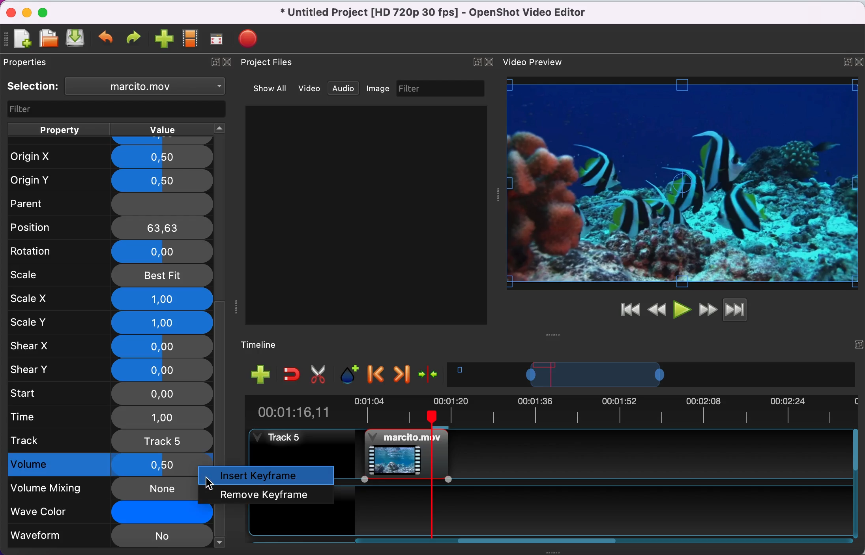 Image resolution: width=865 pixels, height=555 pixels. I want to click on value, so click(172, 129).